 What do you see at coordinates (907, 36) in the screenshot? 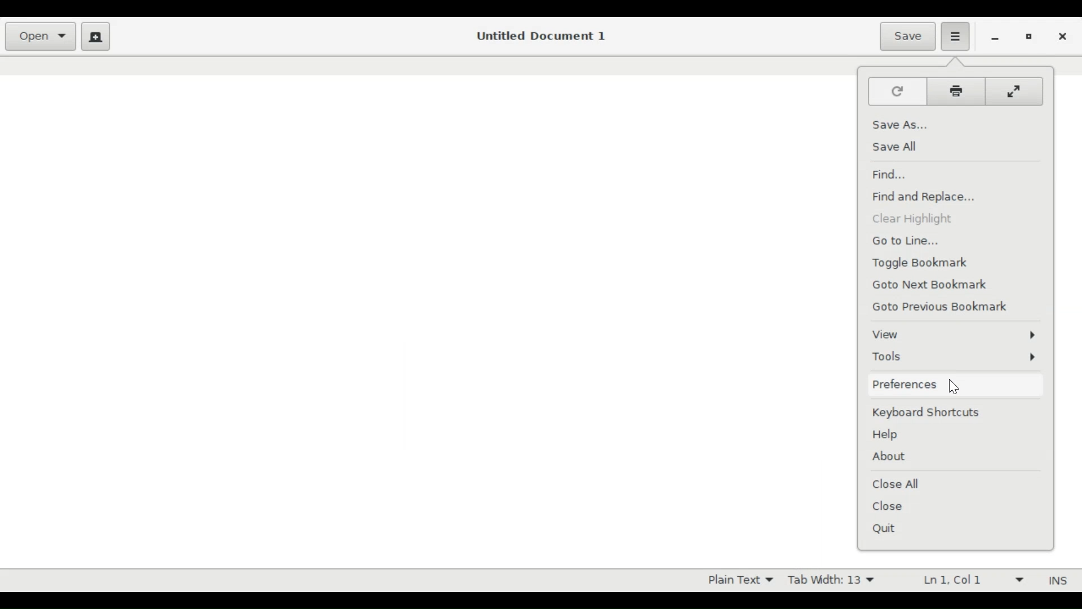
I see `Save` at bounding box center [907, 36].